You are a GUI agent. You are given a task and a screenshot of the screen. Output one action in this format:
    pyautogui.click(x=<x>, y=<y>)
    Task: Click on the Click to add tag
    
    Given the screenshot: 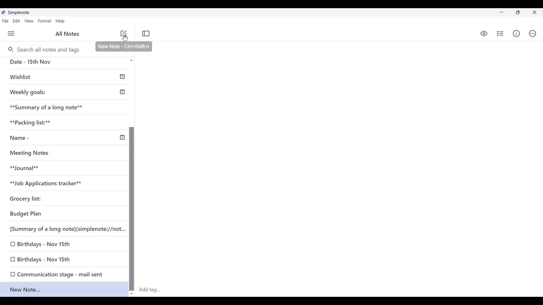 What is the action you would take?
    pyautogui.click(x=338, y=288)
    